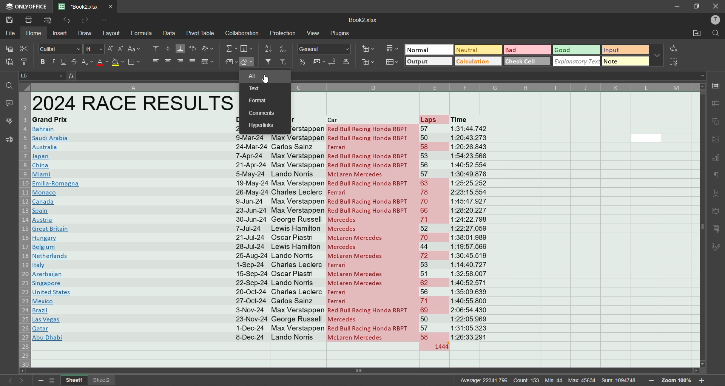 The image size is (725, 386). I want to click on file, so click(11, 34).